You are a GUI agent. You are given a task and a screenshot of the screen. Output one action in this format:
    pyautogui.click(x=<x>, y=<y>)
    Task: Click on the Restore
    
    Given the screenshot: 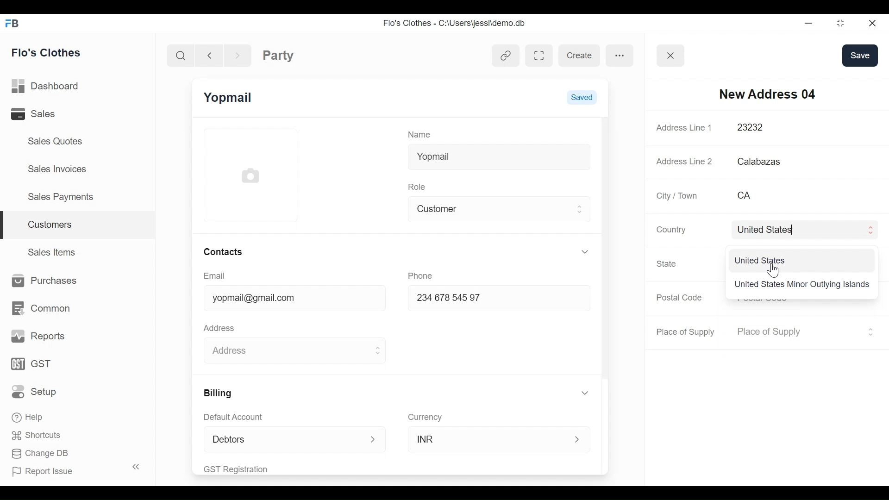 What is the action you would take?
    pyautogui.click(x=838, y=23)
    